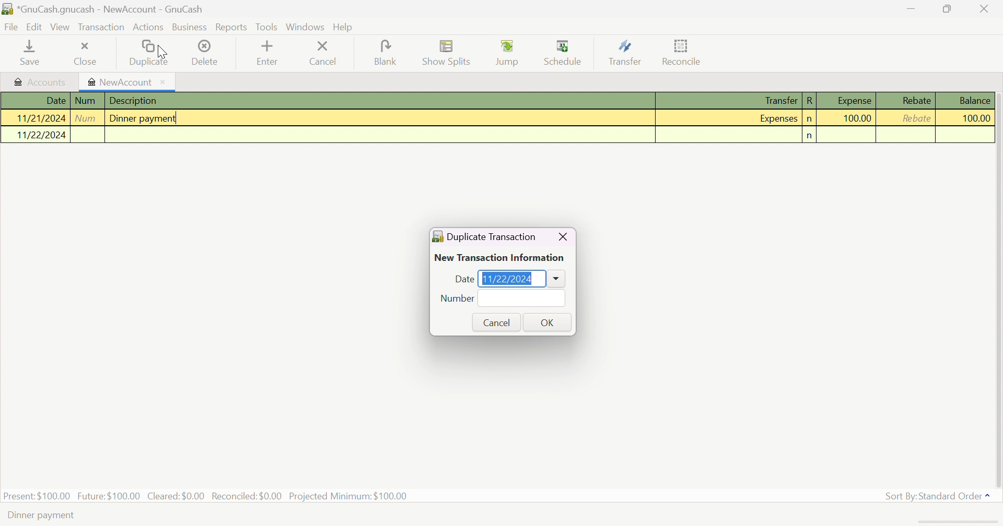 This screenshot has height=526, width=1003. What do you see at coordinates (55, 101) in the screenshot?
I see `Date` at bounding box center [55, 101].